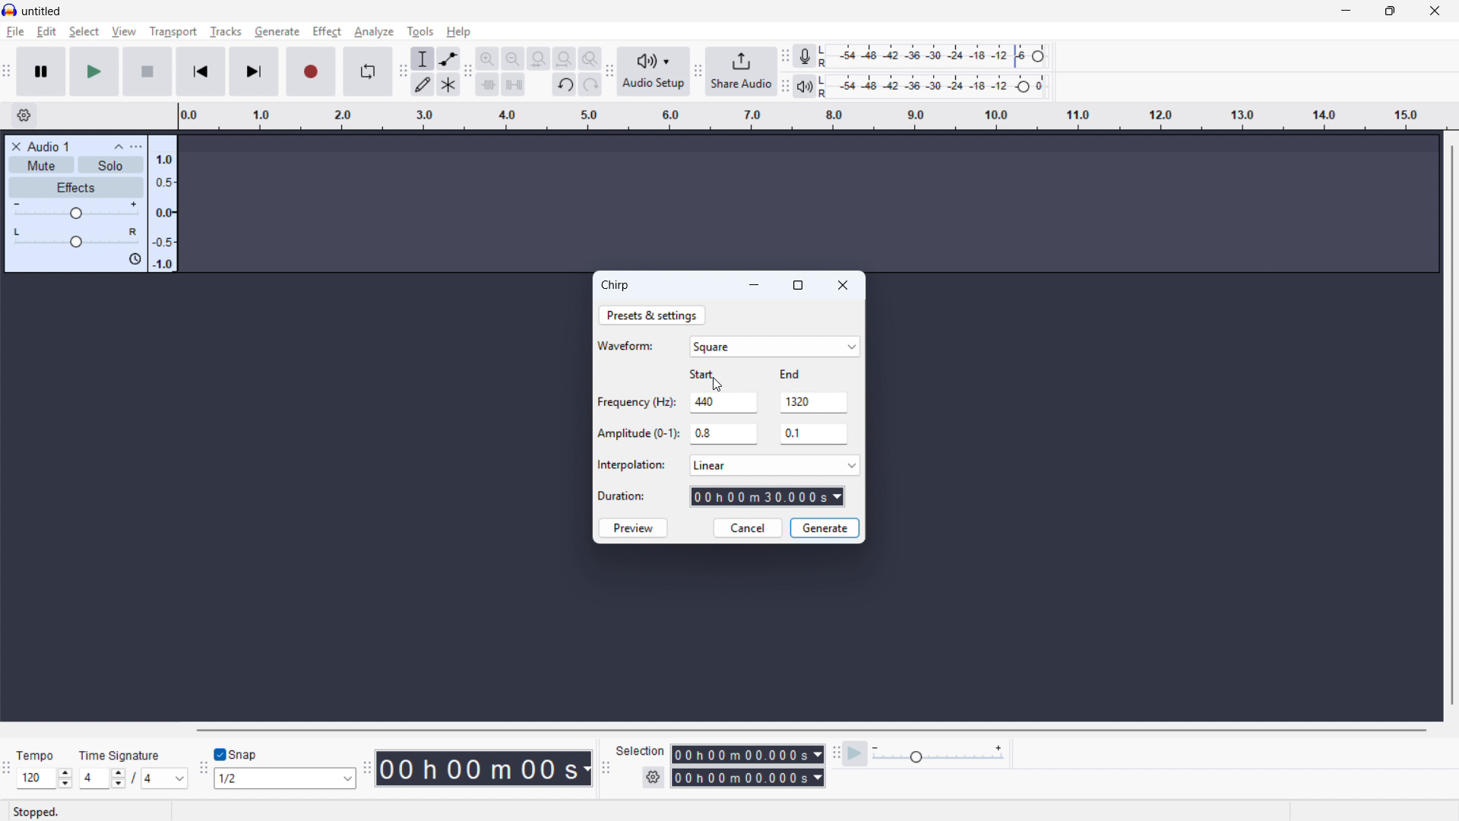  Describe the element at coordinates (653, 778) in the screenshot. I see `Selection settings ` at that location.